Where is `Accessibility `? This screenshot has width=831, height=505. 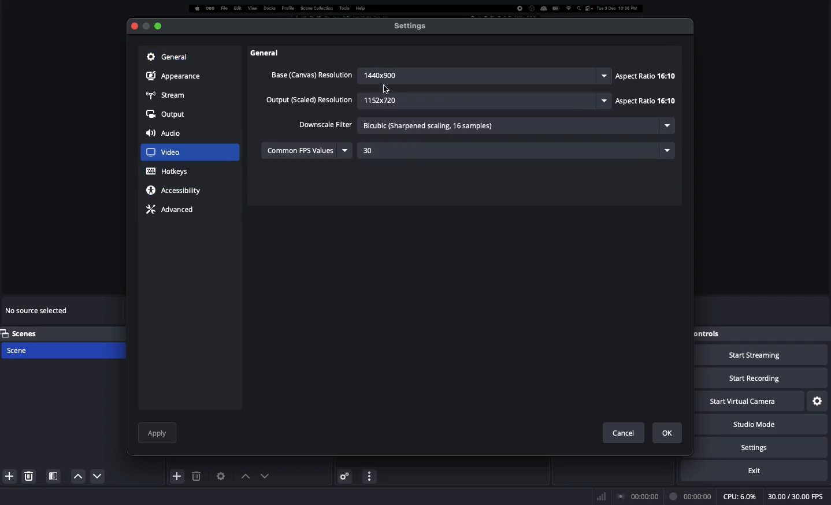 Accessibility  is located at coordinates (177, 190).